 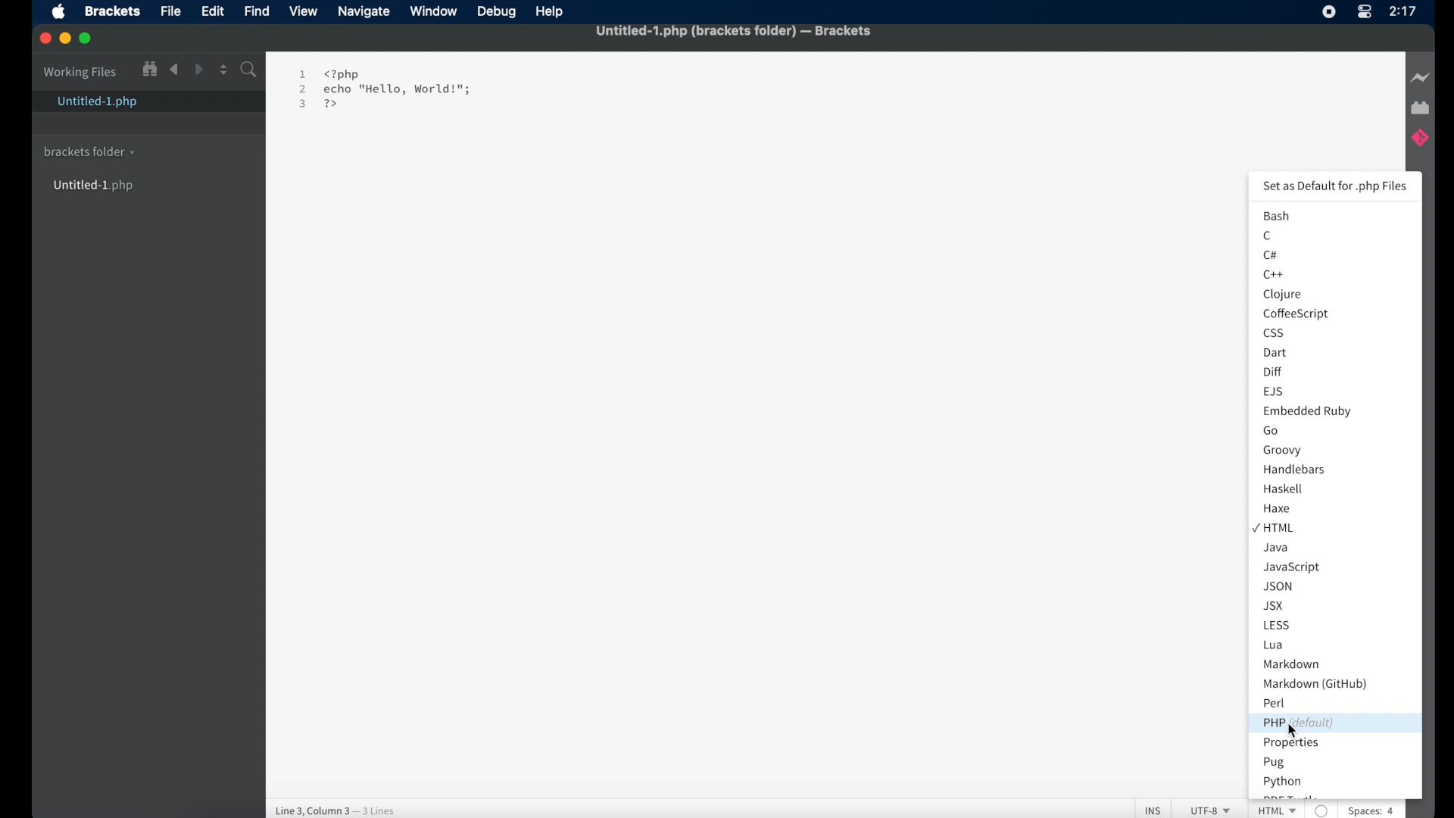 I want to click on file, so click(x=170, y=13).